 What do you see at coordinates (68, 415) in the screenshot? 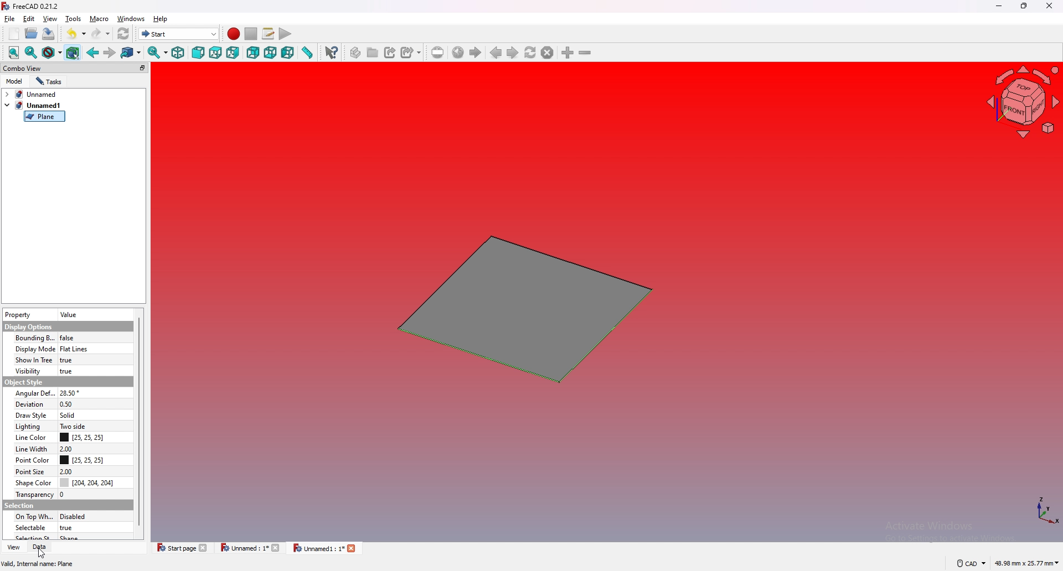
I see `solid` at bounding box center [68, 415].